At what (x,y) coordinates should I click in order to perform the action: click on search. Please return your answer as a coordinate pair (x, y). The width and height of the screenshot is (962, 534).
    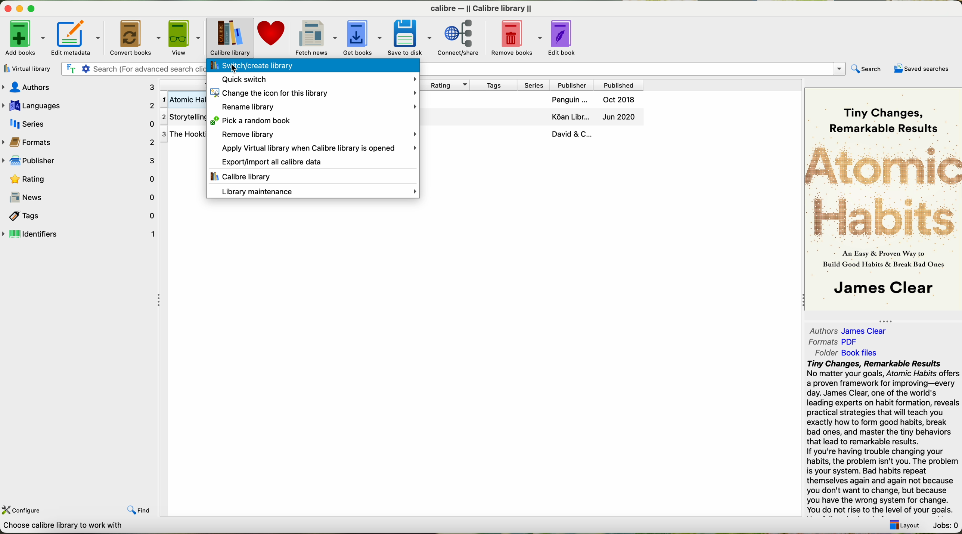
    Looking at the image, I should click on (866, 70).